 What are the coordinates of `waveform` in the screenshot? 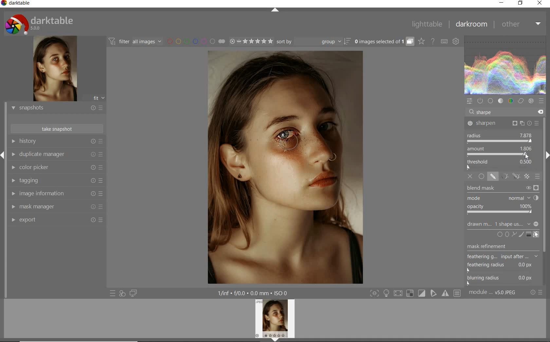 It's located at (505, 65).